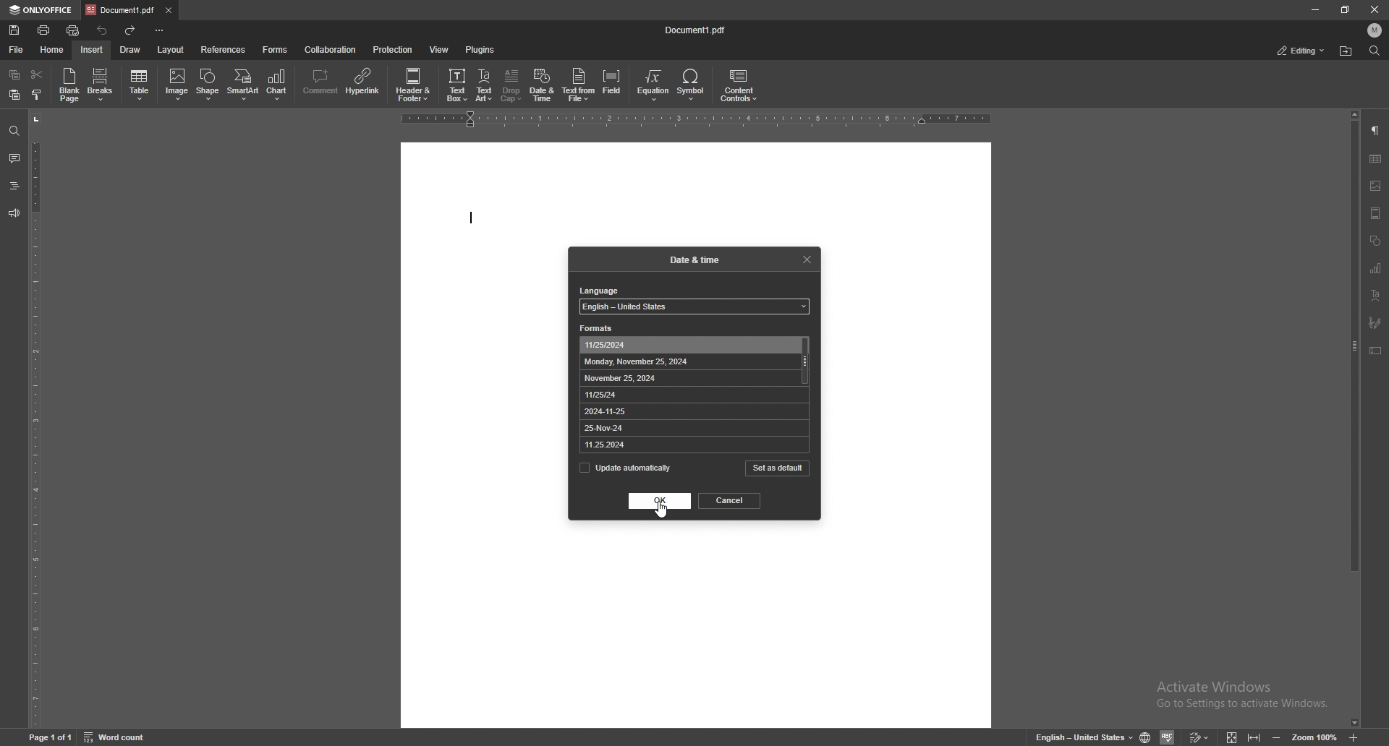  Describe the element at coordinates (43, 10) in the screenshot. I see `onlyoffice` at that location.